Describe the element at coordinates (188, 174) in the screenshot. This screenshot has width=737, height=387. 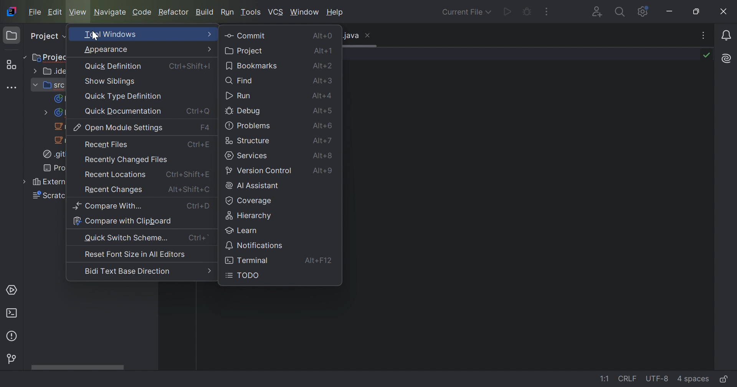
I see `Ctrl+Shift+E` at that location.